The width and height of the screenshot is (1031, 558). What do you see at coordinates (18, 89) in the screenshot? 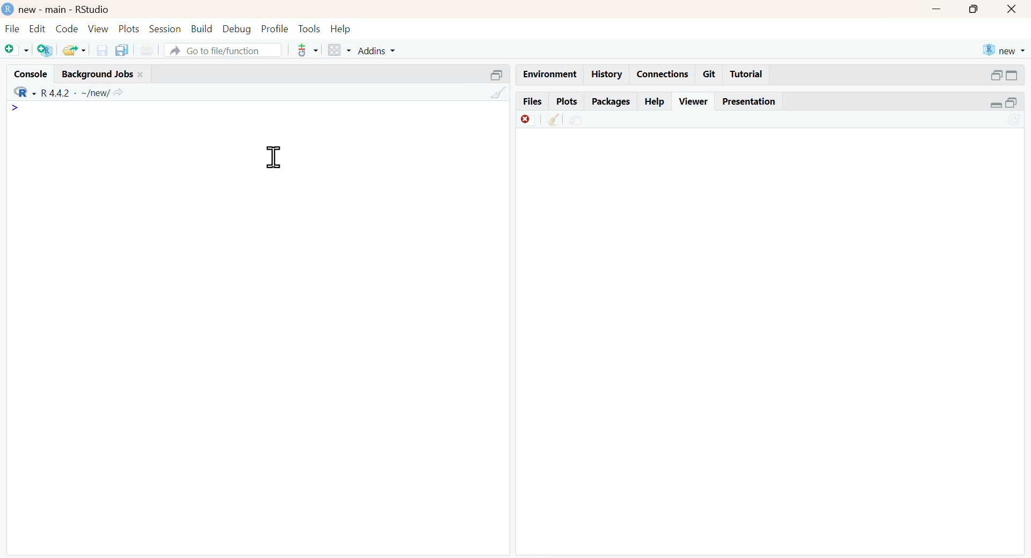
I see `R dropdown` at bounding box center [18, 89].